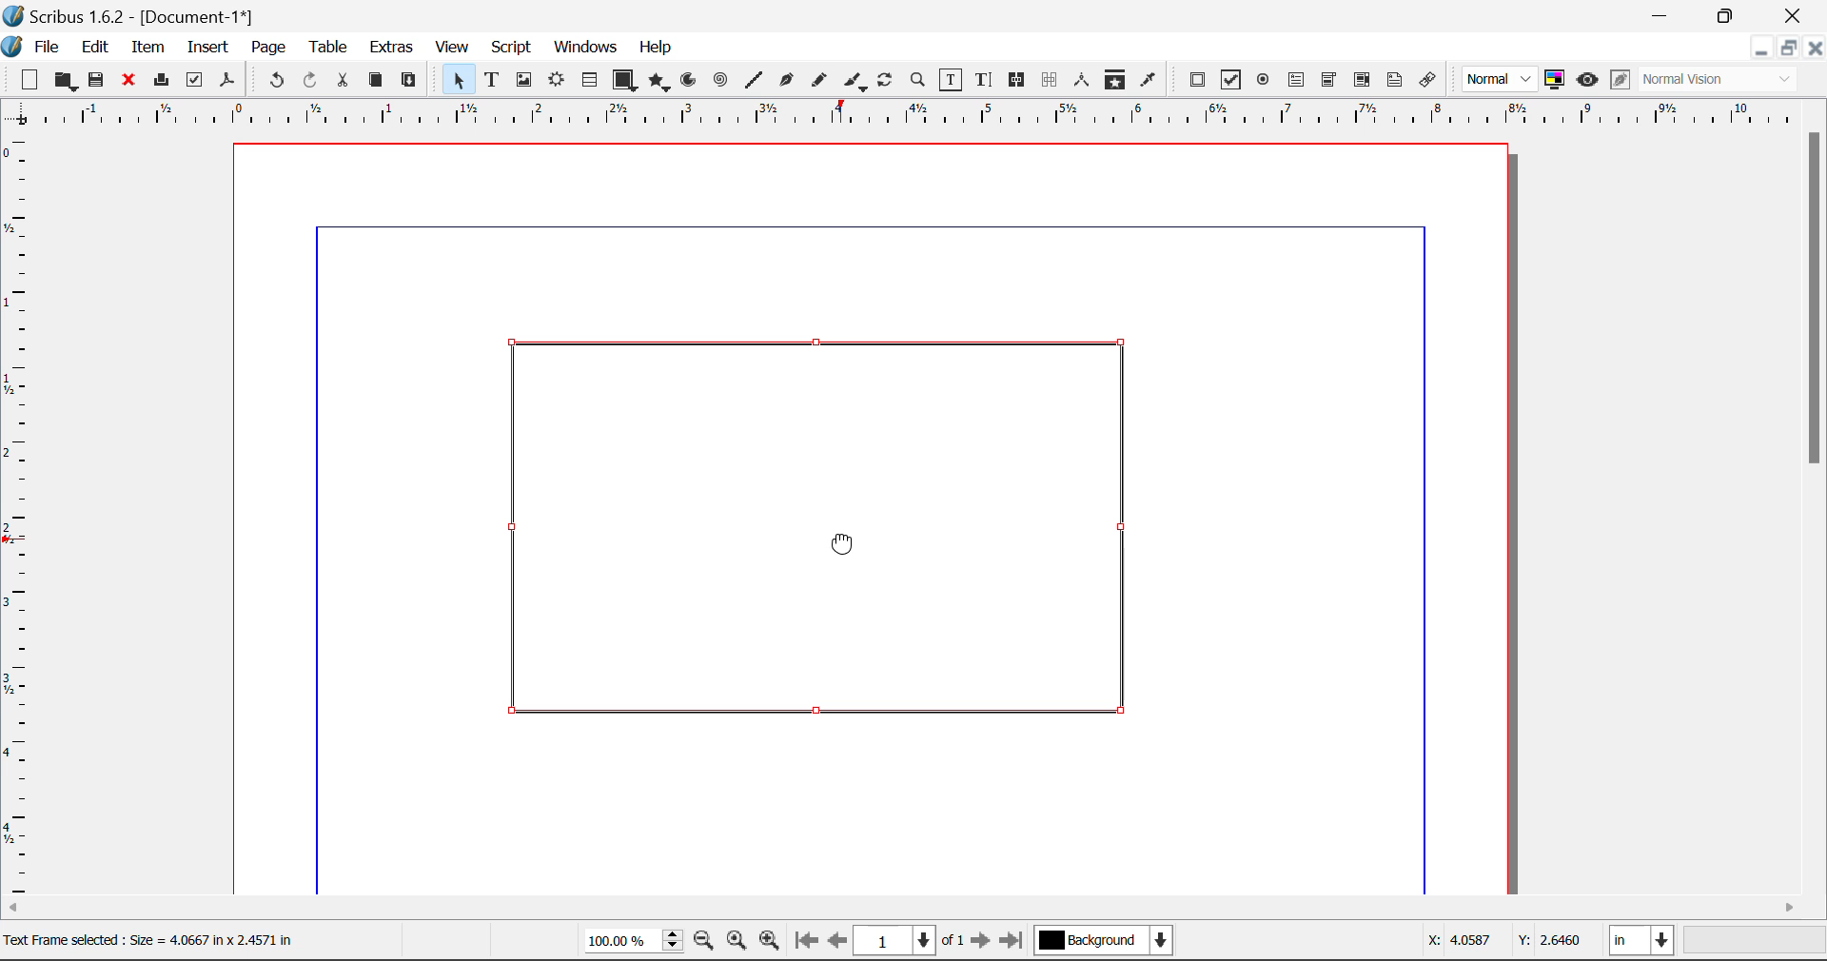 The width and height of the screenshot is (1827, 961). What do you see at coordinates (784, 80) in the screenshot?
I see `Bezier Curve` at bounding box center [784, 80].